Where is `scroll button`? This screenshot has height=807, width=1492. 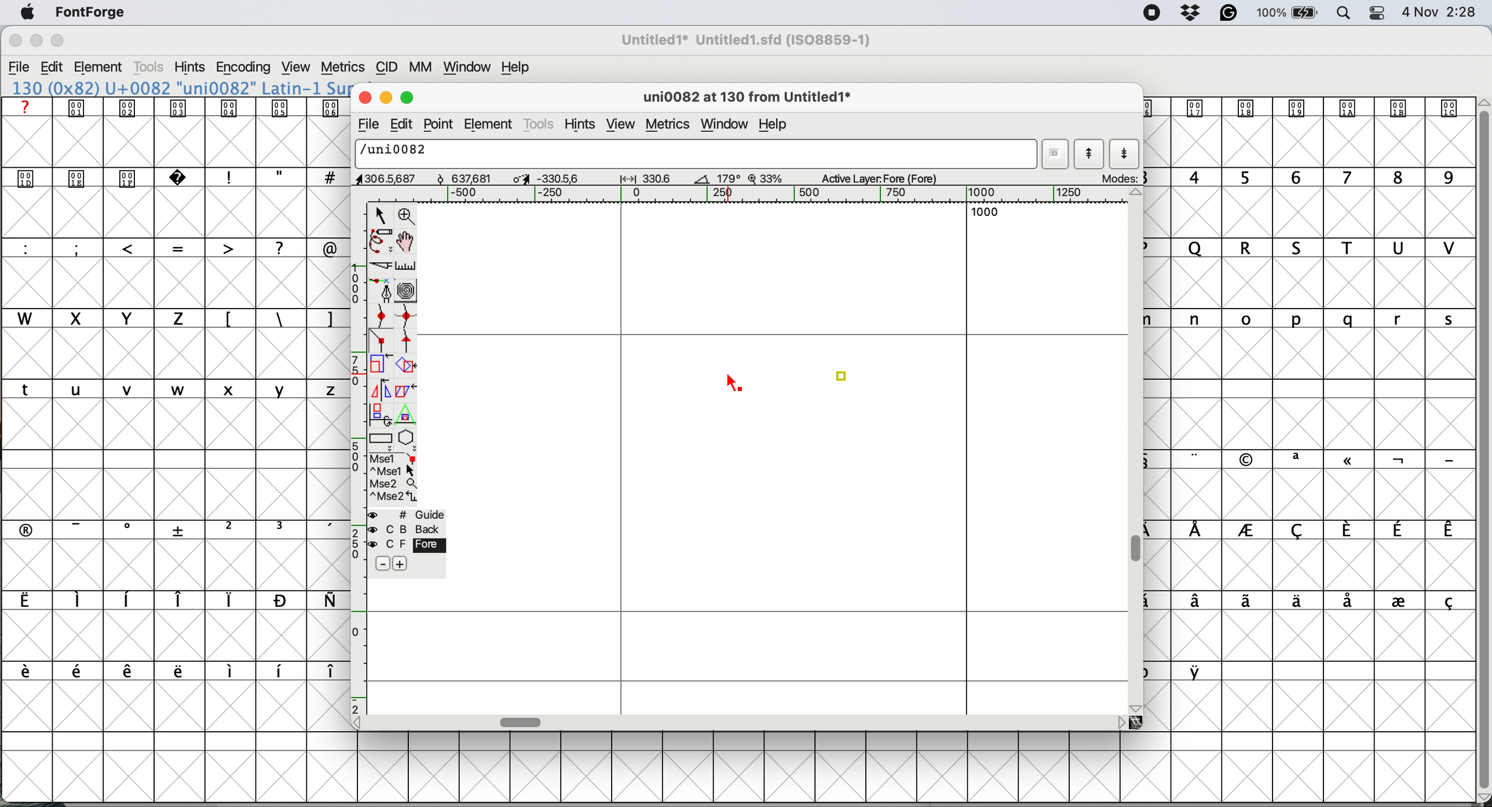 scroll button is located at coordinates (1137, 707).